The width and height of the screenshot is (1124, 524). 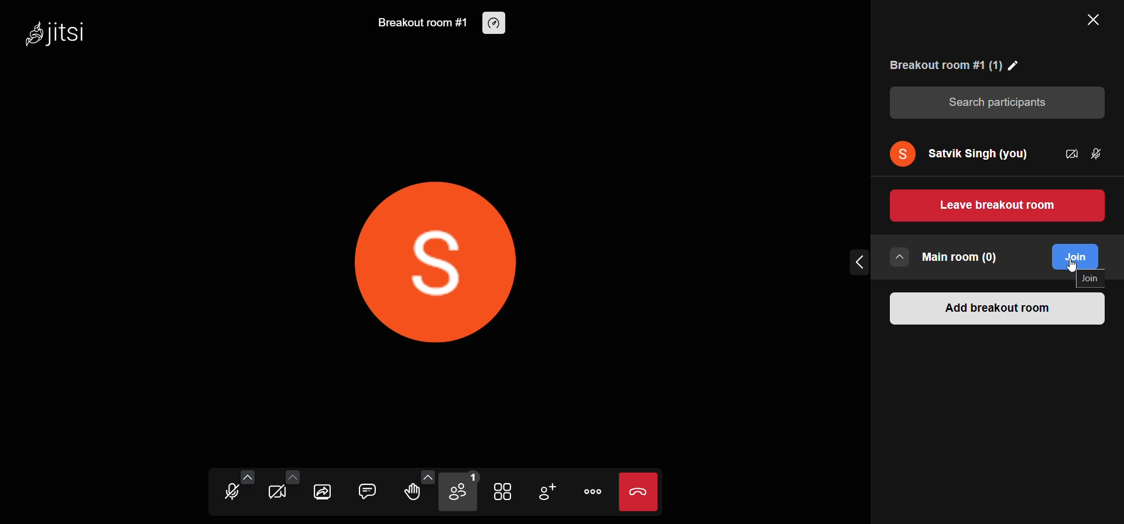 I want to click on more camera option, so click(x=525, y=751).